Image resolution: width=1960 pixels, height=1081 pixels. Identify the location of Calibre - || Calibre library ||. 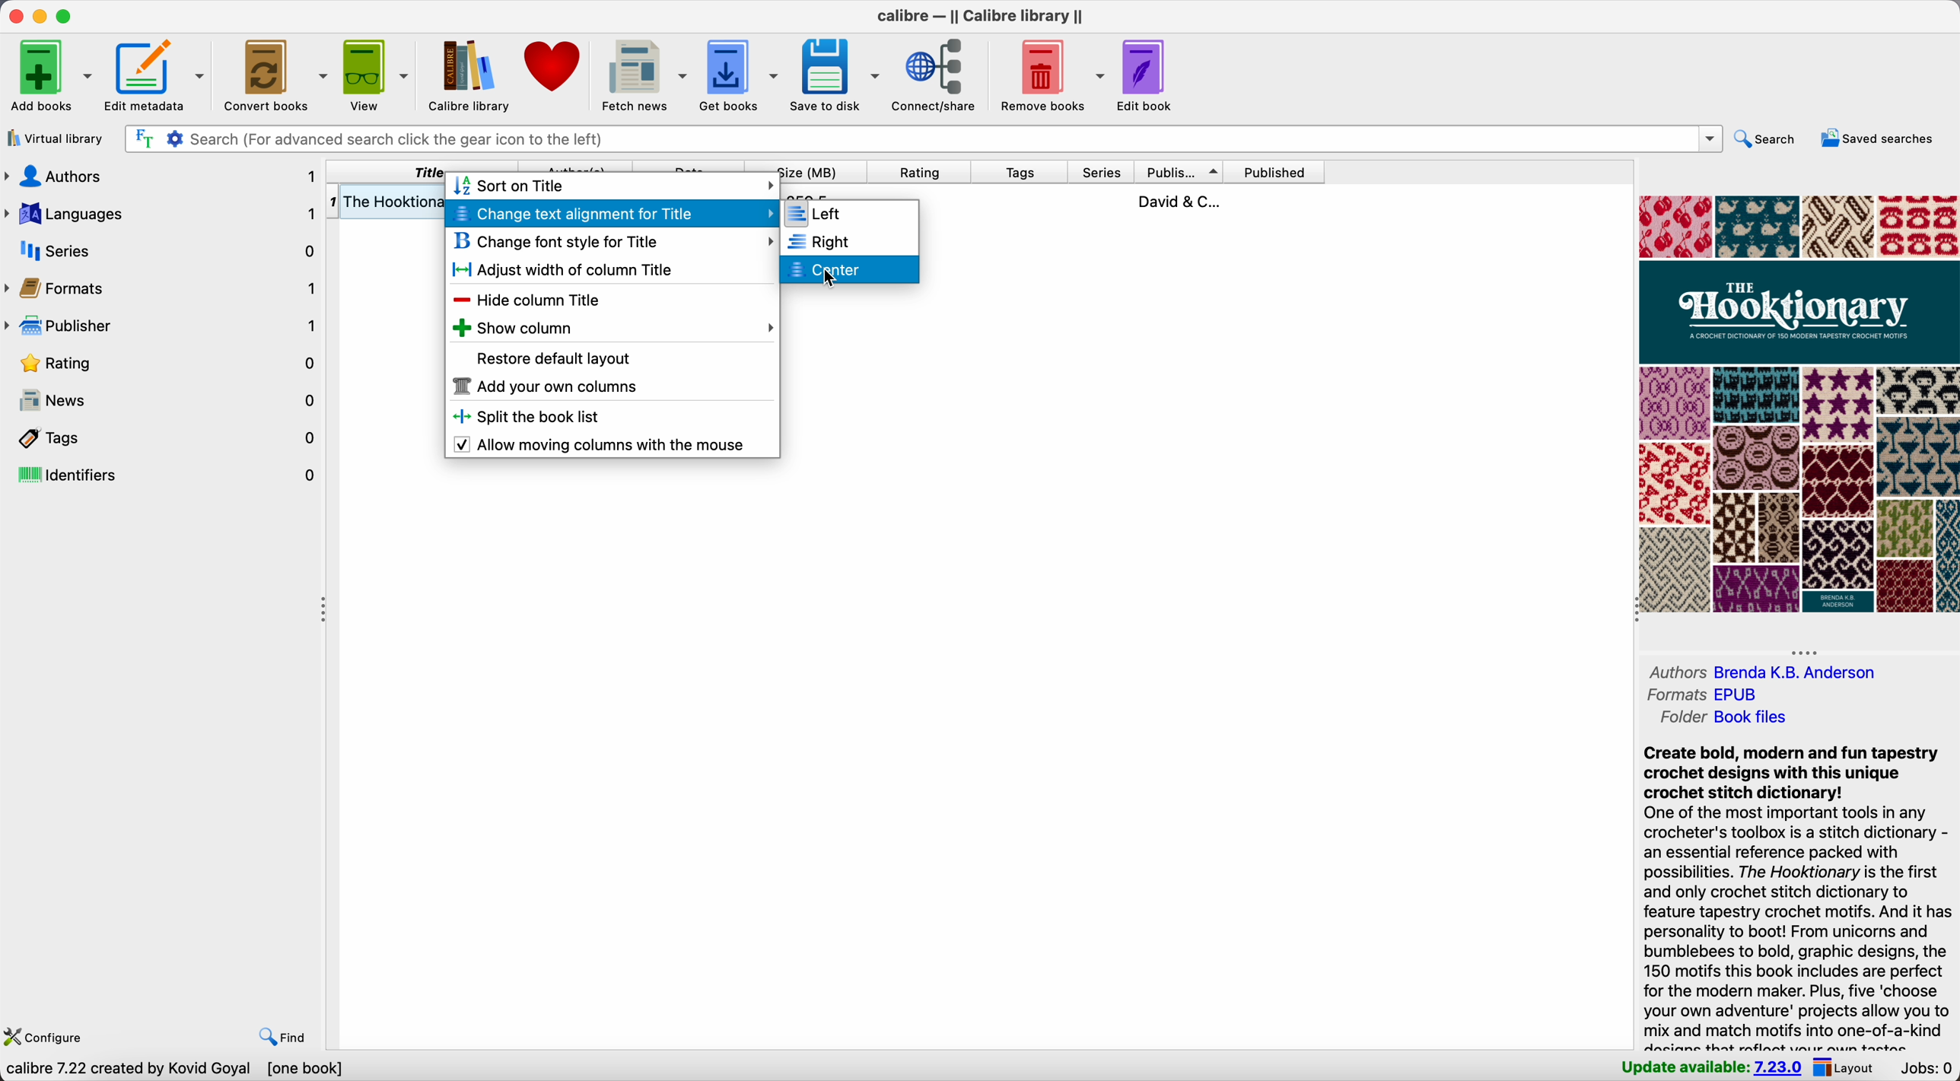
(984, 17).